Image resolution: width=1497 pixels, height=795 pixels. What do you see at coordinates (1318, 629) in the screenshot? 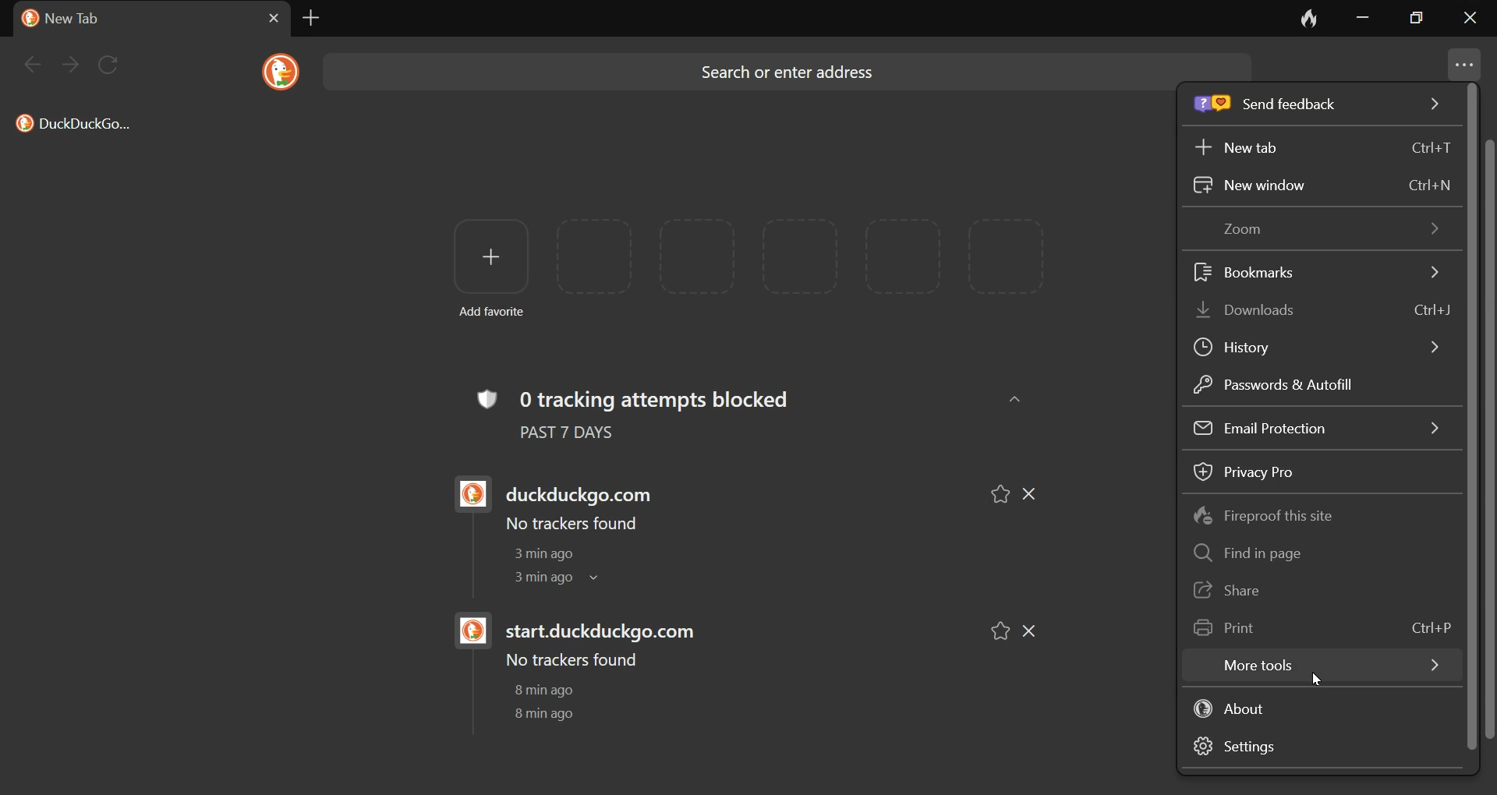
I see `Print` at bounding box center [1318, 629].